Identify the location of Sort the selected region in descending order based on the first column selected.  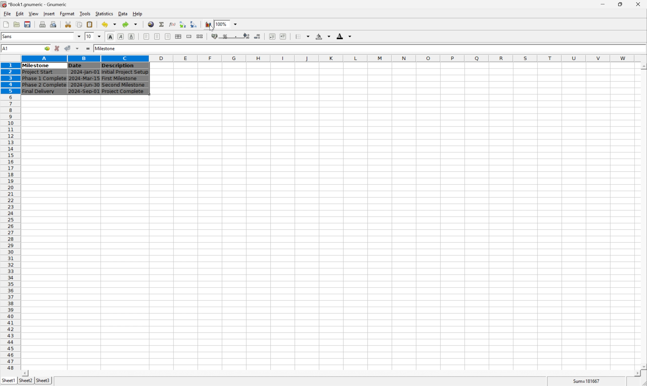
(194, 24).